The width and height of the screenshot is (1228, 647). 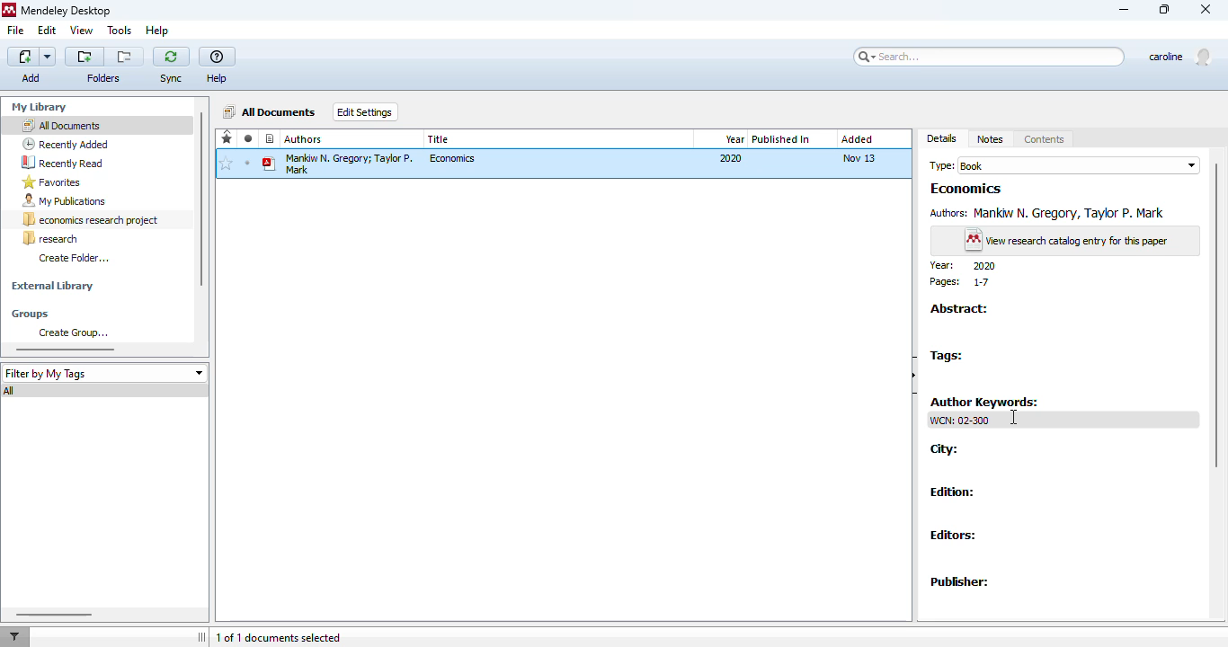 I want to click on author keywords: , so click(x=986, y=402).